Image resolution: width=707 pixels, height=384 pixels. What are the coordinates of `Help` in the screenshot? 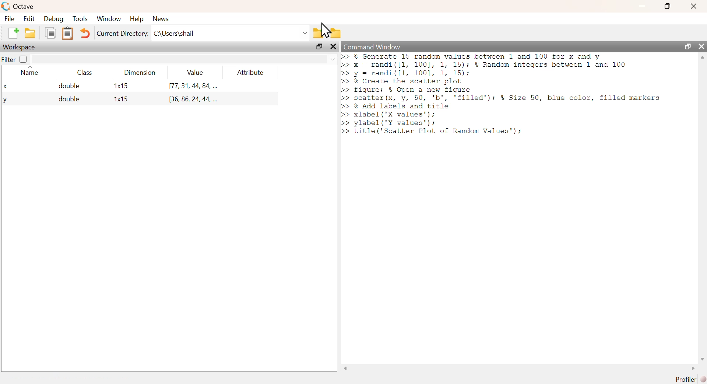 It's located at (137, 19).